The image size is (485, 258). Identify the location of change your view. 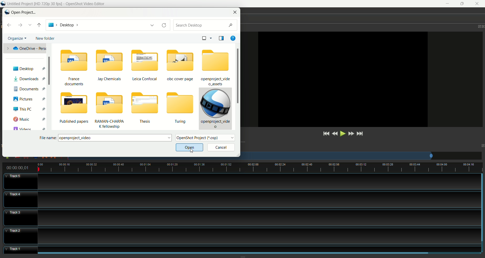
(207, 38).